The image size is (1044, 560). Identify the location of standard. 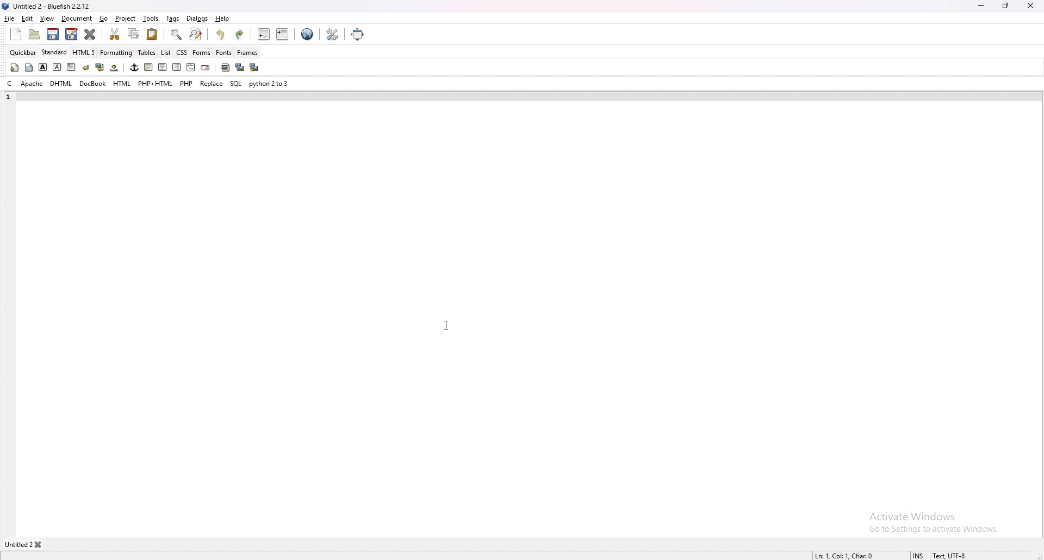
(54, 52).